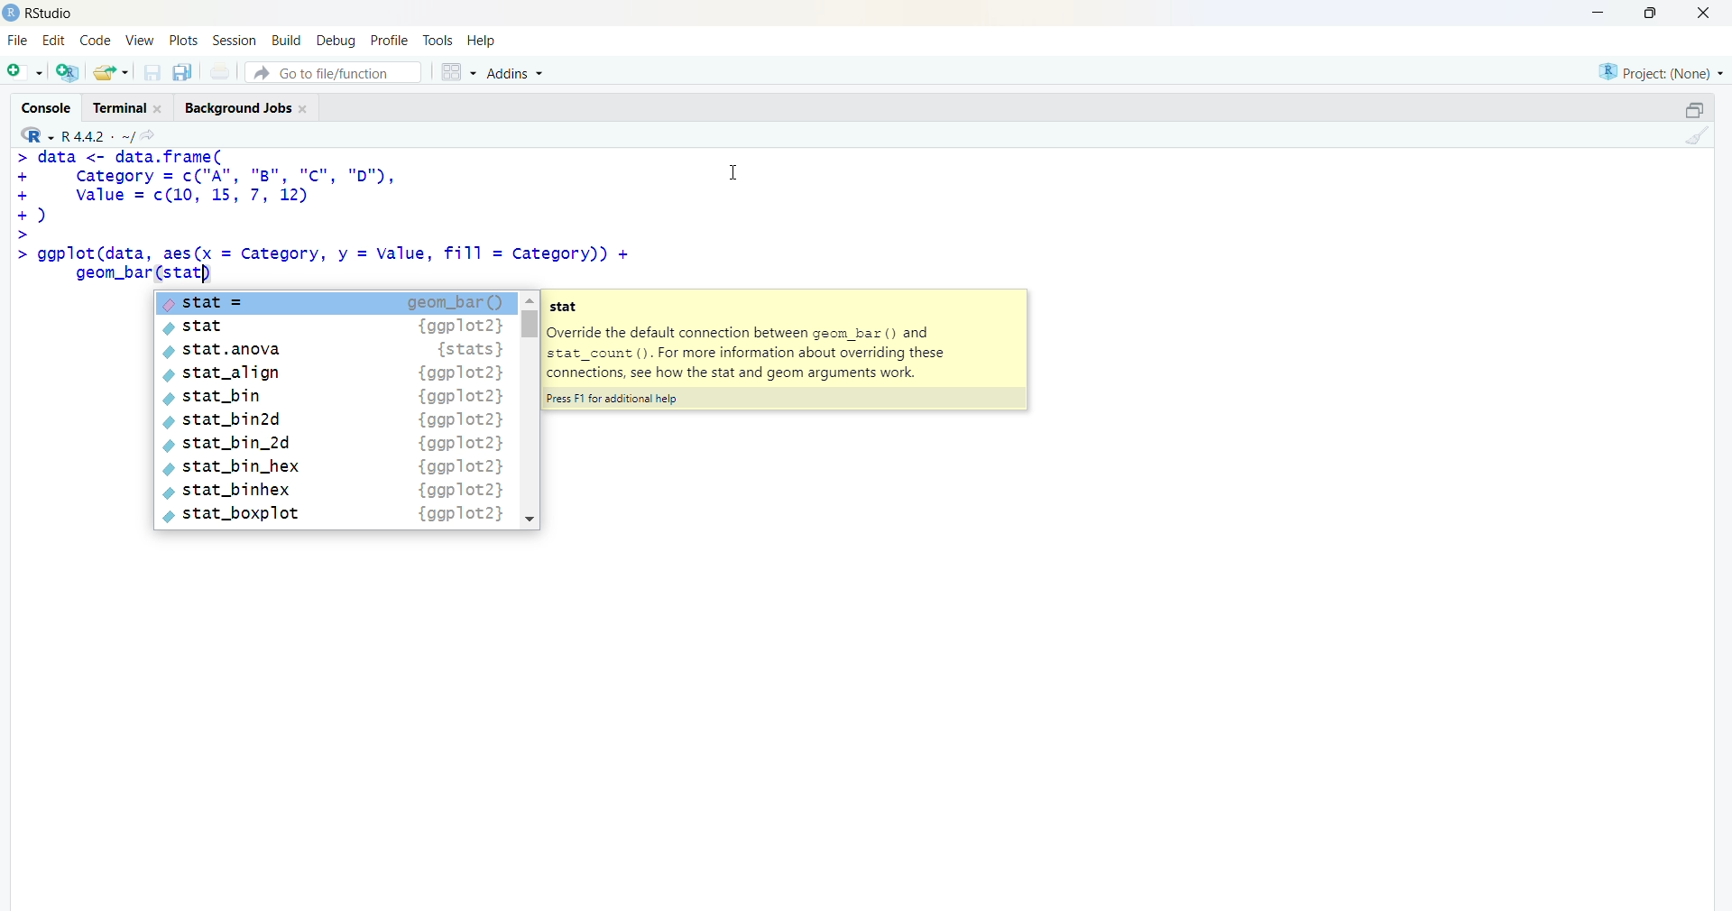  I want to click on debug, so click(336, 40).